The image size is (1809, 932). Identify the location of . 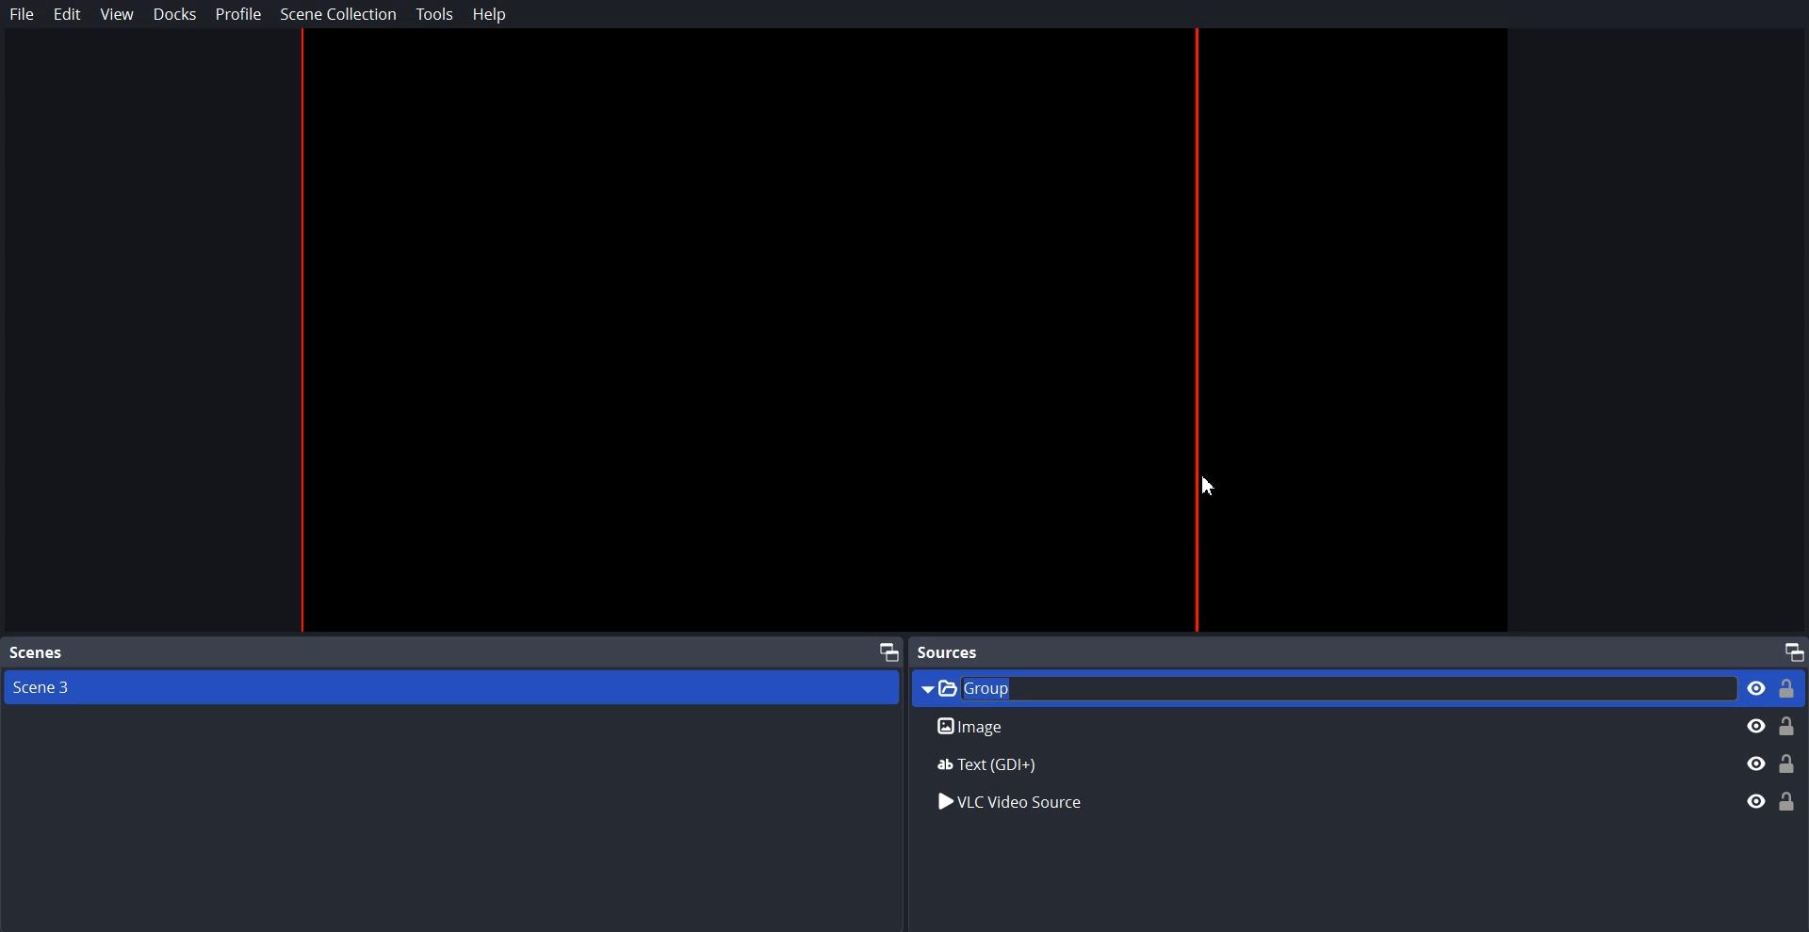
(1354, 804).